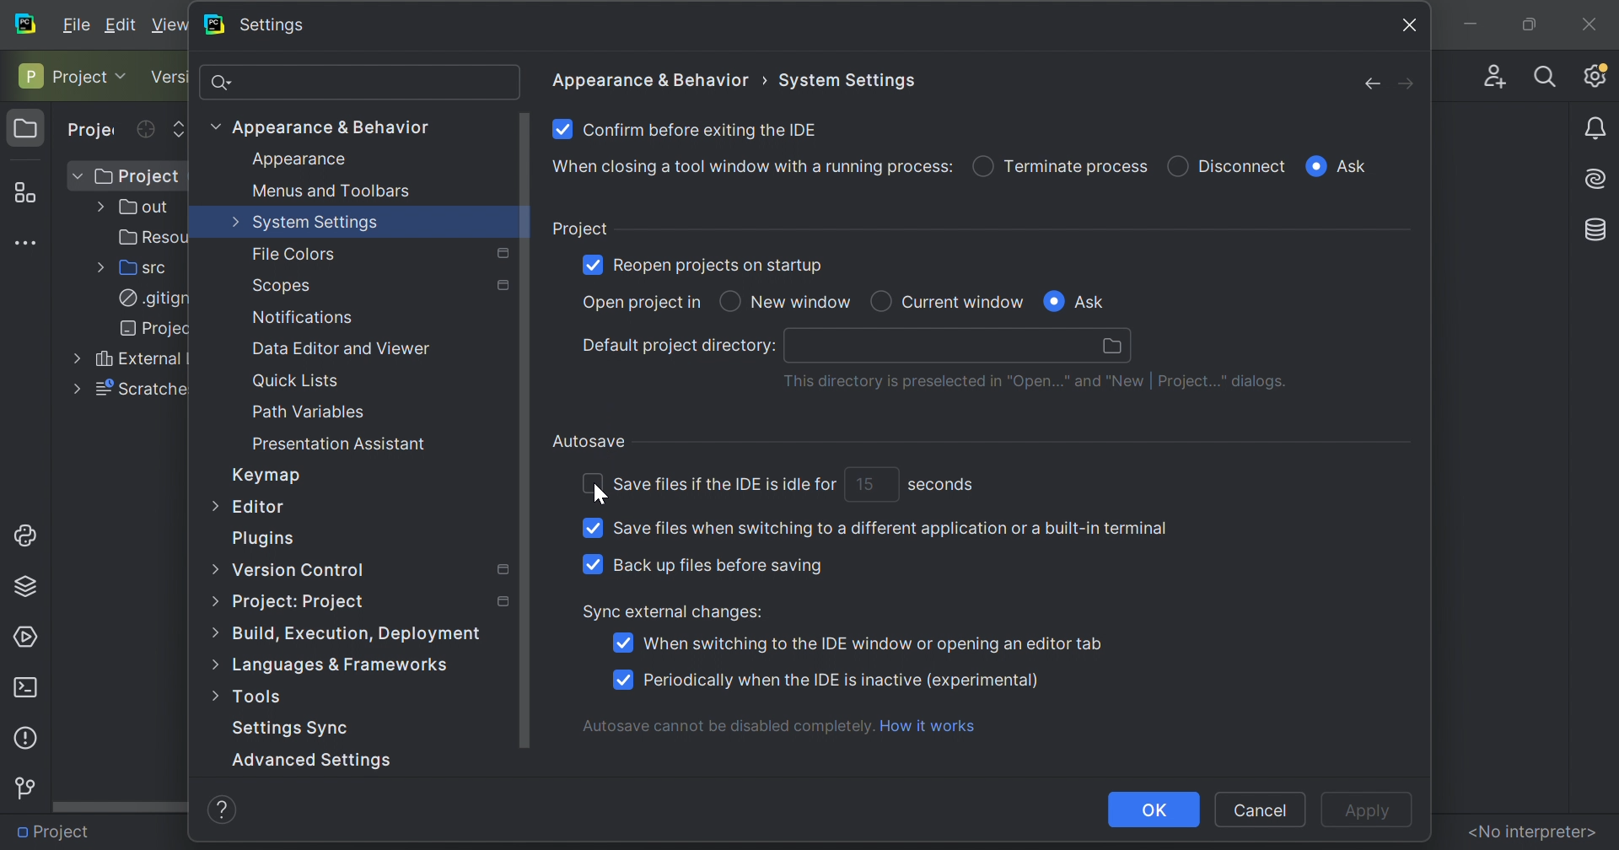 Image resolution: width=1619 pixels, height=850 pixels. I want to click on out, so click(139, 207).